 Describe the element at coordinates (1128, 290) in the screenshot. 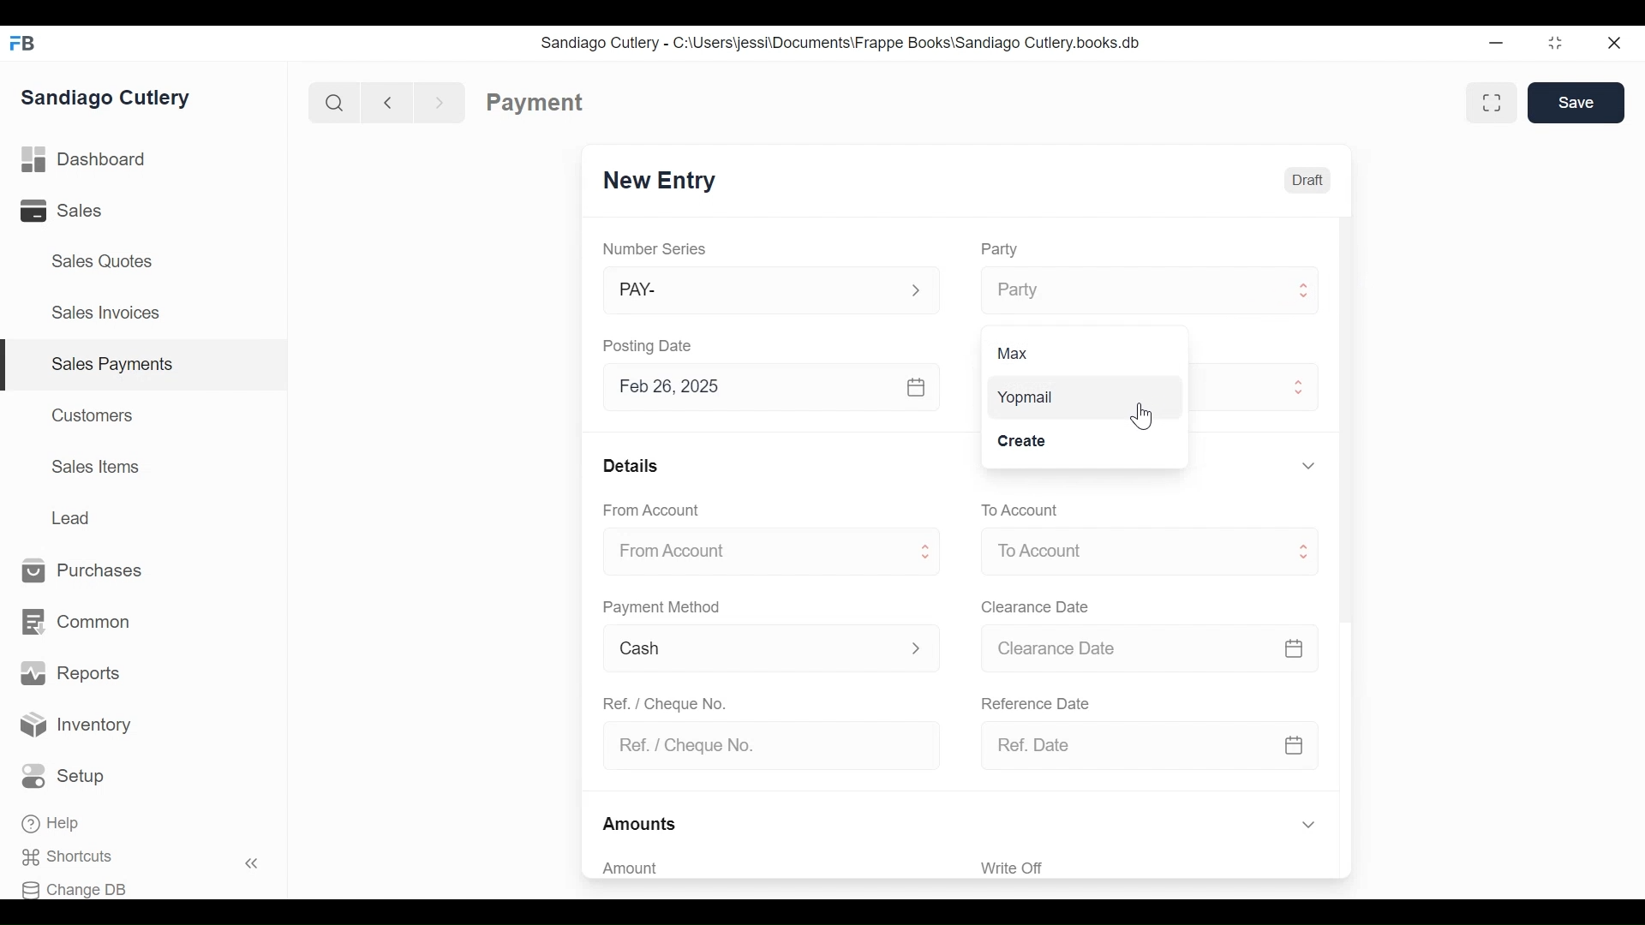

I see `Party` at that location.